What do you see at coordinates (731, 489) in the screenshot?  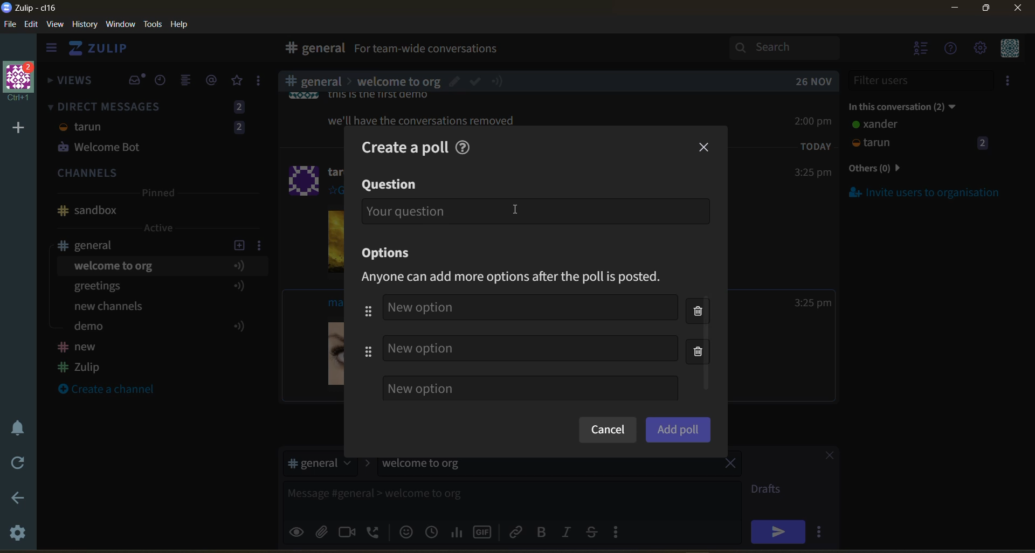 I see `expand compose box` at bounding box center [731, 489].